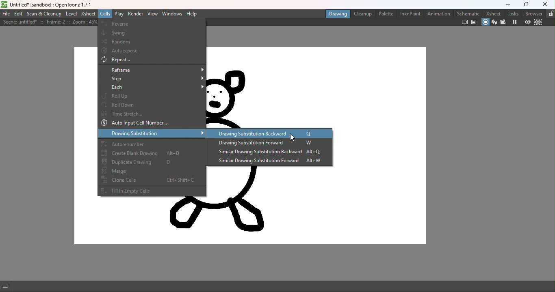 The image size is (555, 292). What do you see at coordinates (51, 5) in the screenshot?
I see `Untitled” [sandbox] : OpenToonz 1.7.1` at bounding box center [51, 5].